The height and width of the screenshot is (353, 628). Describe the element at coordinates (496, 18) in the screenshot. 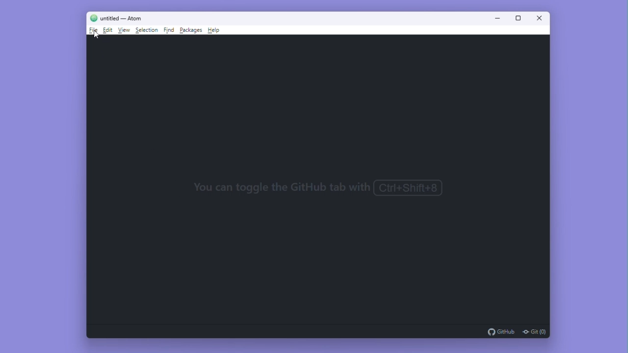

I see `Minimise` at that location.